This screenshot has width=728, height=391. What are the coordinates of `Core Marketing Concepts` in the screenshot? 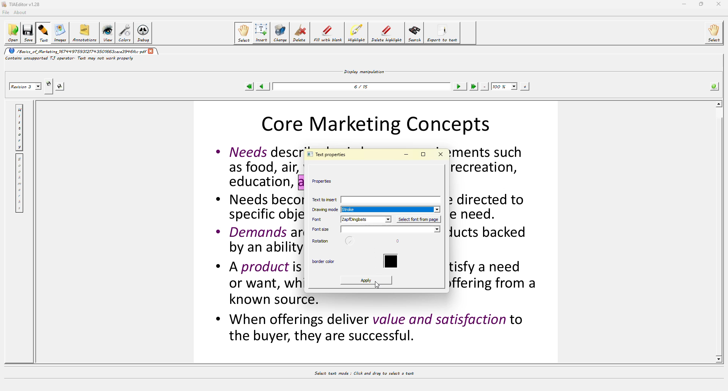 It's located at (381, 123).